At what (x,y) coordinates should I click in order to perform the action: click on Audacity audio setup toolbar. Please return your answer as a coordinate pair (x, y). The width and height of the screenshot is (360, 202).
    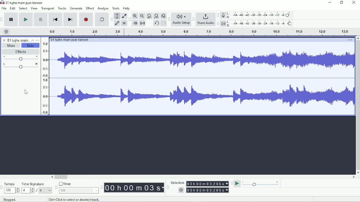
    Looking at the image, I should click on (168, 20).